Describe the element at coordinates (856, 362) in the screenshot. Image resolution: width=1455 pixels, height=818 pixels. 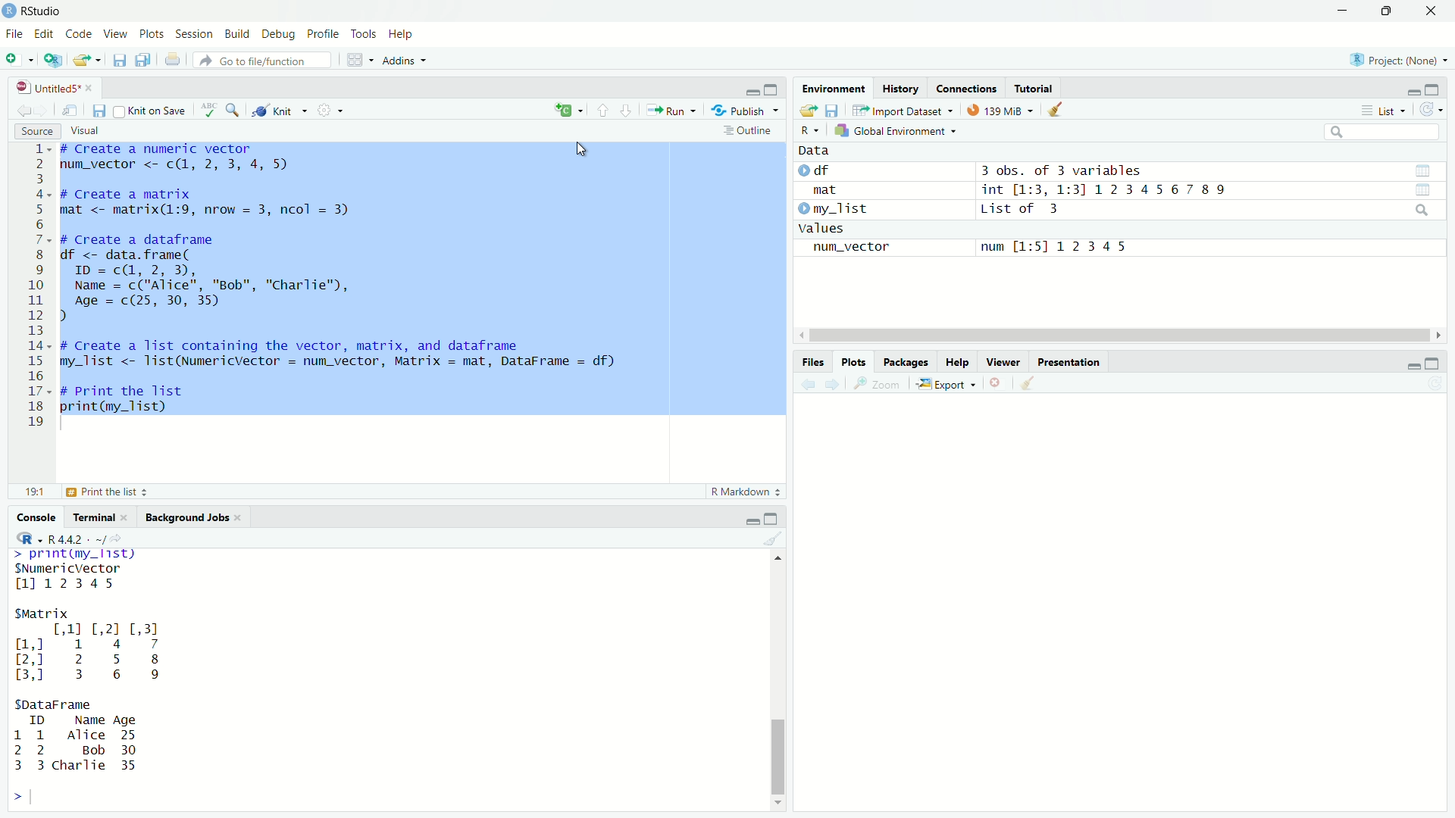
I see `Plots` at that location.